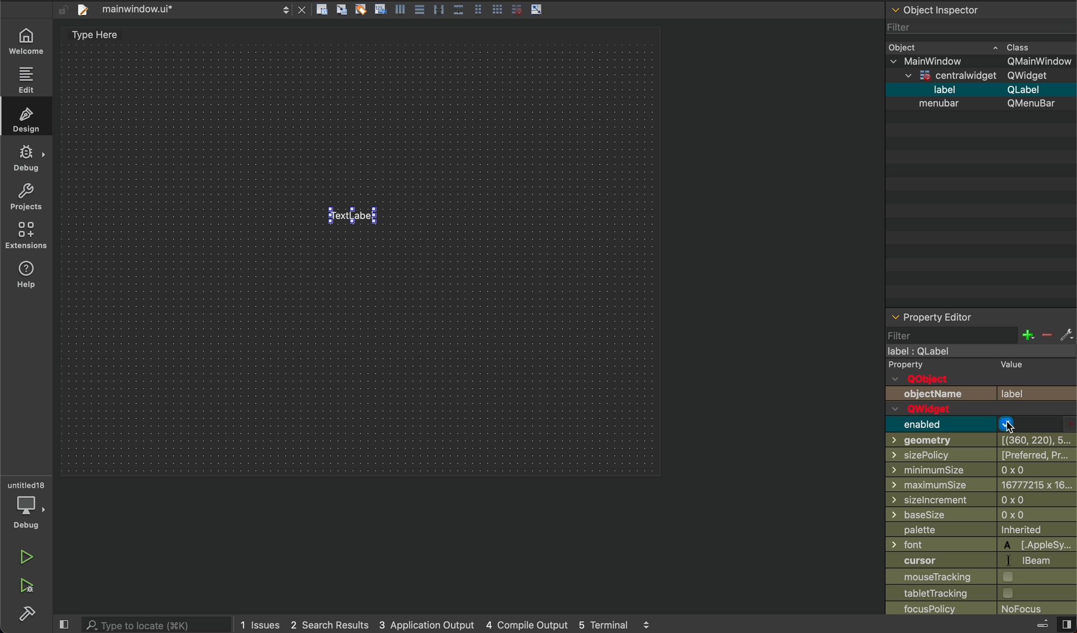 The height and width of the screenshot is (633, 1077). Describe the element at coordinates (1031, 105) in the screenshot. I see `Qmenubar` at that location.